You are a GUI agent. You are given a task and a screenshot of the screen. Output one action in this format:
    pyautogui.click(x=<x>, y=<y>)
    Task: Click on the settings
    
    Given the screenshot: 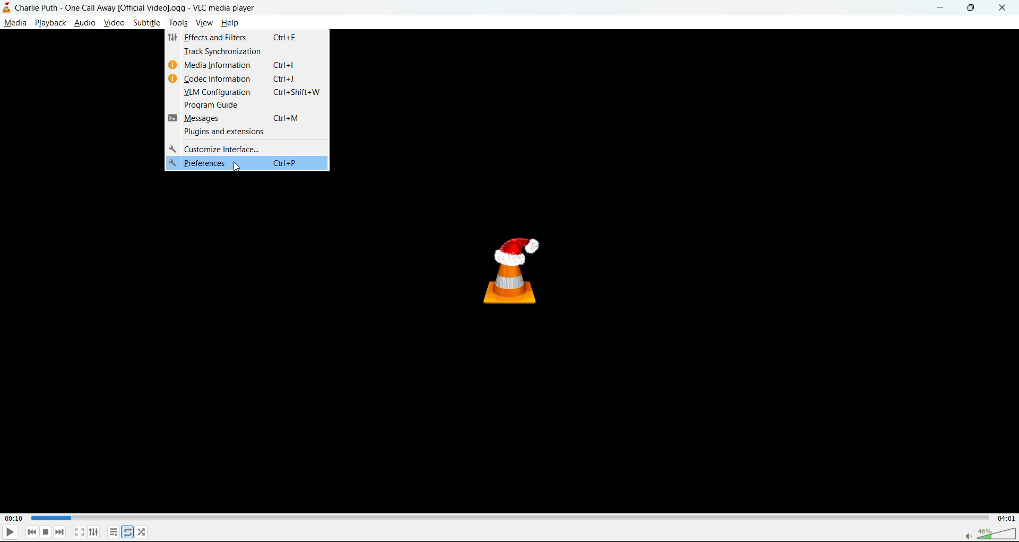 What is the action you would take?
    pyautogui.click(x=95, y=531)
    